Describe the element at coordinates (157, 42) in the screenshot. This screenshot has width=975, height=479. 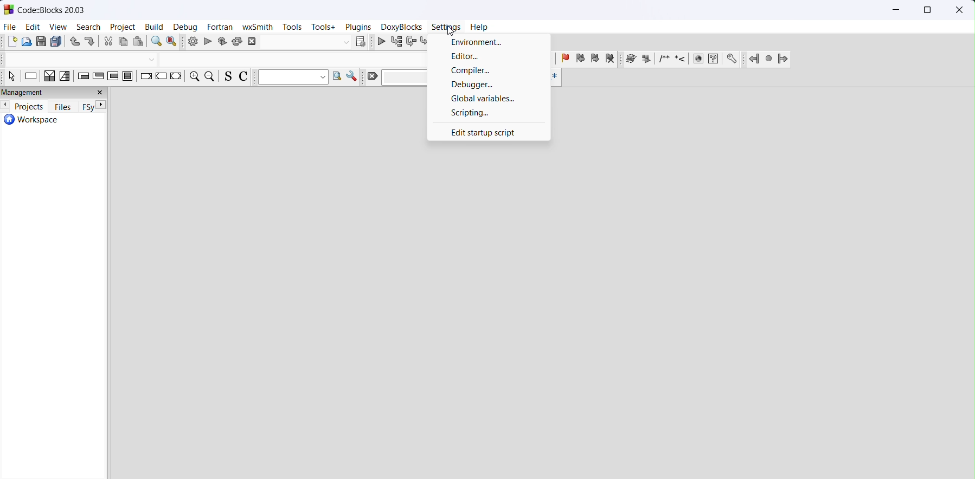
I see `find` at that location.